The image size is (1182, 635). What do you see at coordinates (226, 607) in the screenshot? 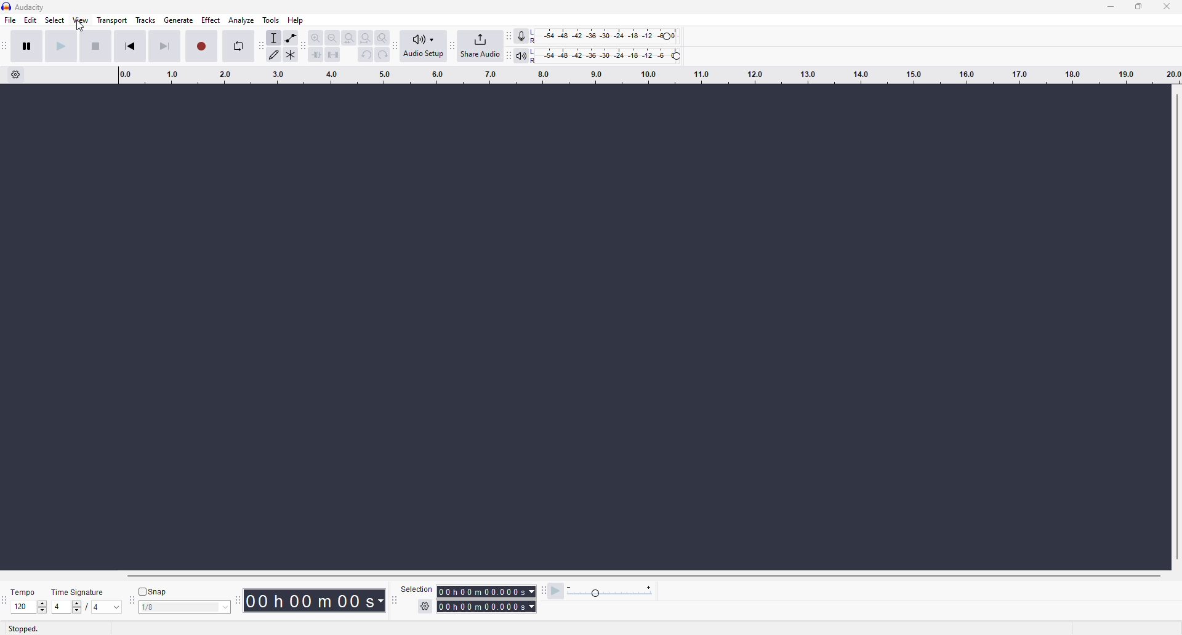
I see `drop down` at bounding box center [226, 607].